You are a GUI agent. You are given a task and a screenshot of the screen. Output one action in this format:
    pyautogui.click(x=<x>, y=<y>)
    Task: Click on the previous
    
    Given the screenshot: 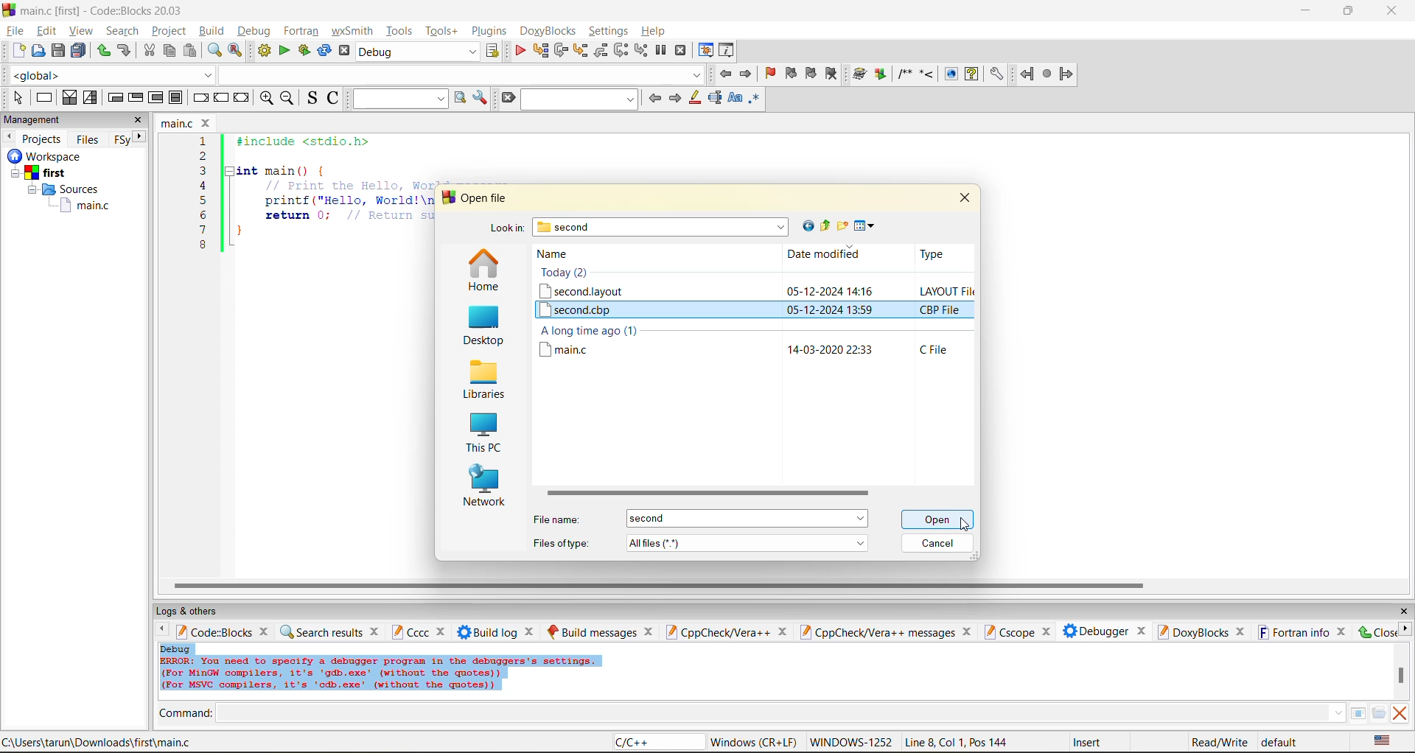 What is the action you would take?
    pyautogui.click(x=158, y=631)
    